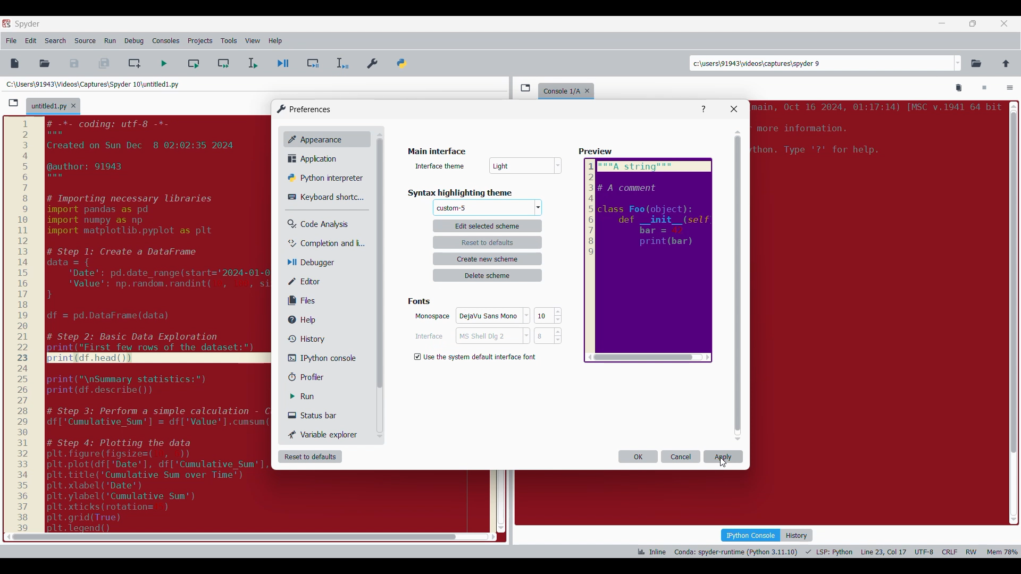 The width and height of the screenshot is (1021, 574). Describe the element at coordinates (310, 396) in the screenshot. I see `Run` at that location.